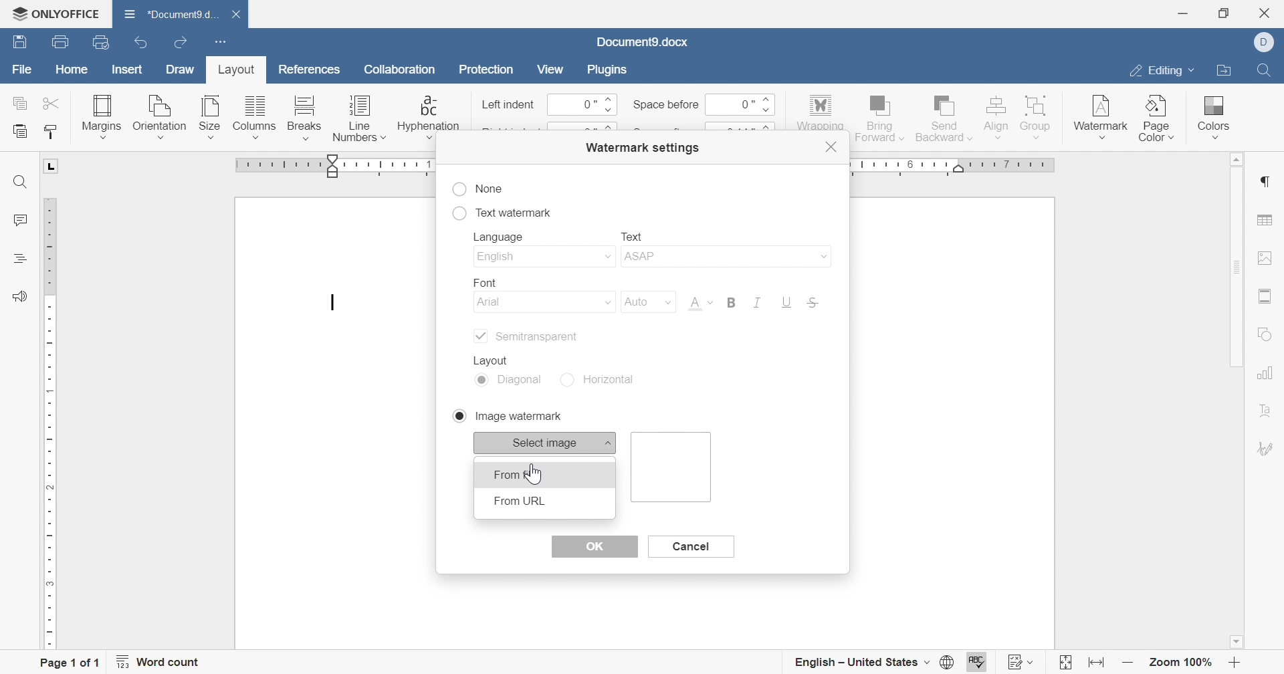 The height and width of the screenshot is (674, 1284). Describe the element at coordinates (861, 663) in the screenshot. I see `english - united states` at that location.